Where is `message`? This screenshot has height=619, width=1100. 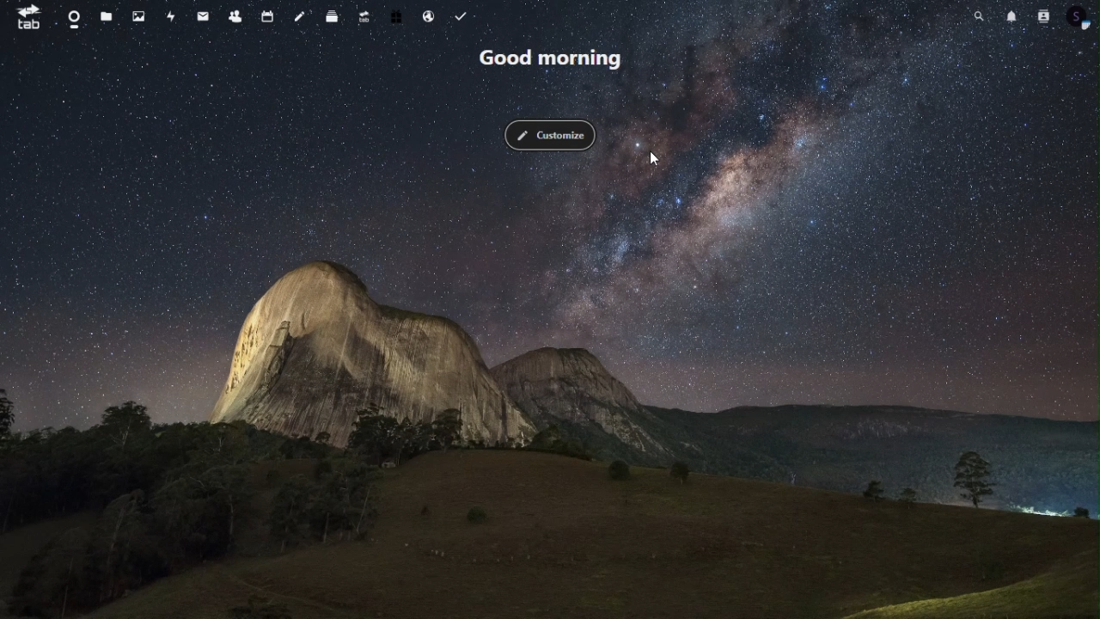
message is located at coordinates (201, 16).